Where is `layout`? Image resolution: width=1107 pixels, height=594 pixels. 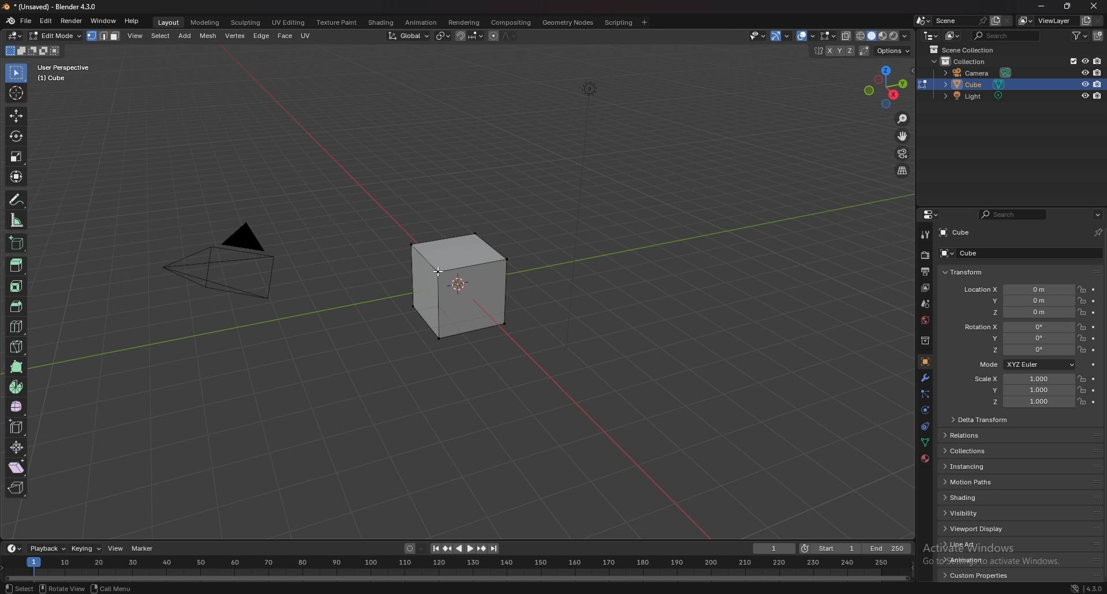
layout is located at coordinates (169, 22).